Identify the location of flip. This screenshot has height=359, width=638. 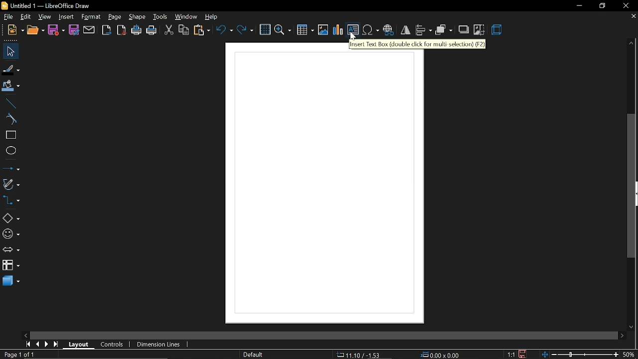
(405, 30).